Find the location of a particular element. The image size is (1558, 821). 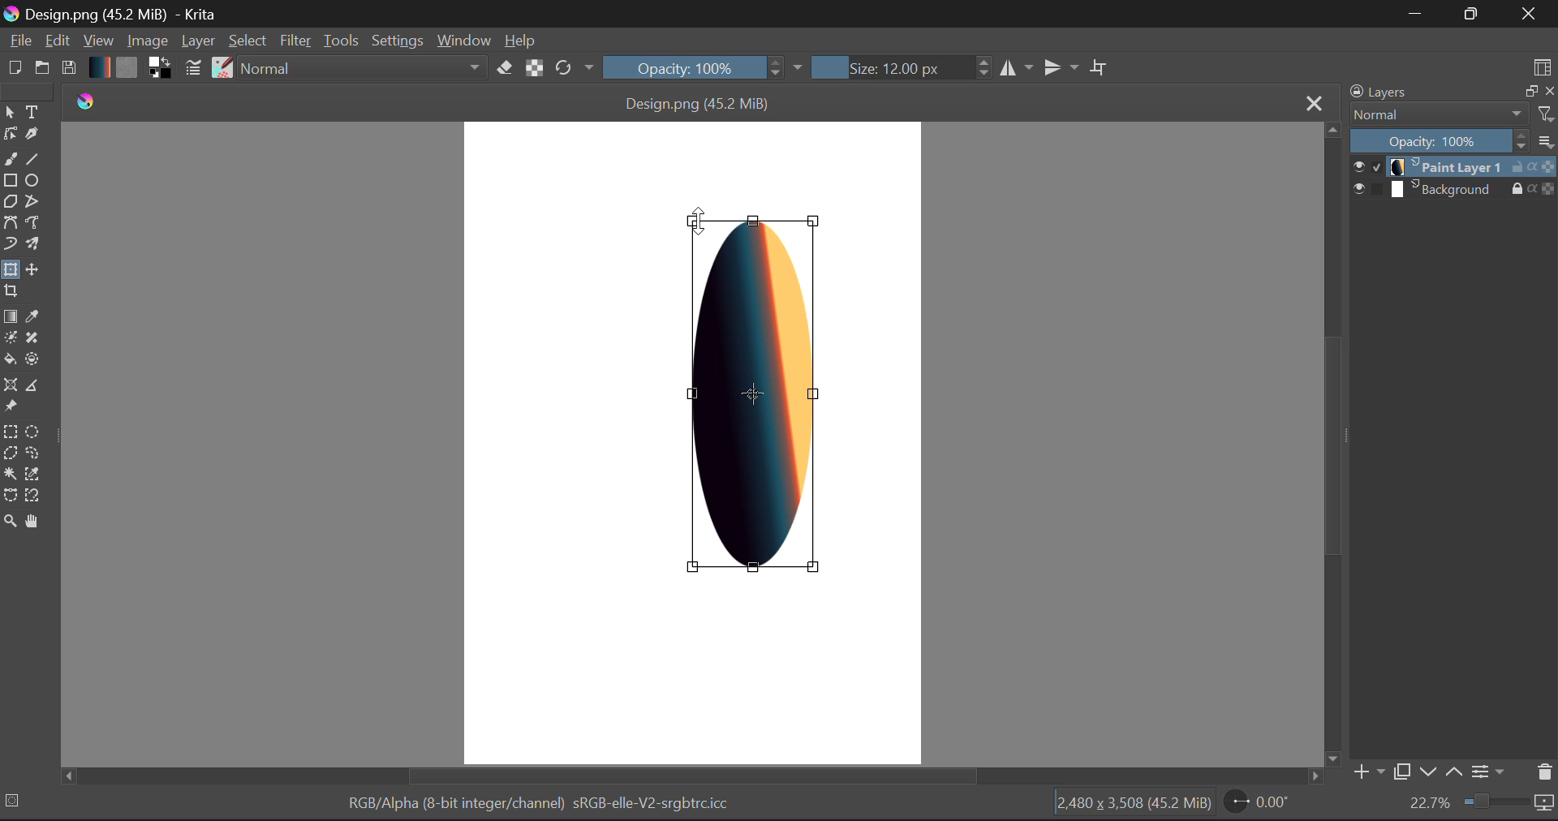

Zoom is located at coordinates (10, 524).